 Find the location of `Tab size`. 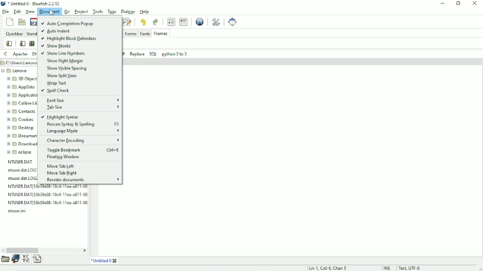

Tab size is located at coordinates (83, 108).